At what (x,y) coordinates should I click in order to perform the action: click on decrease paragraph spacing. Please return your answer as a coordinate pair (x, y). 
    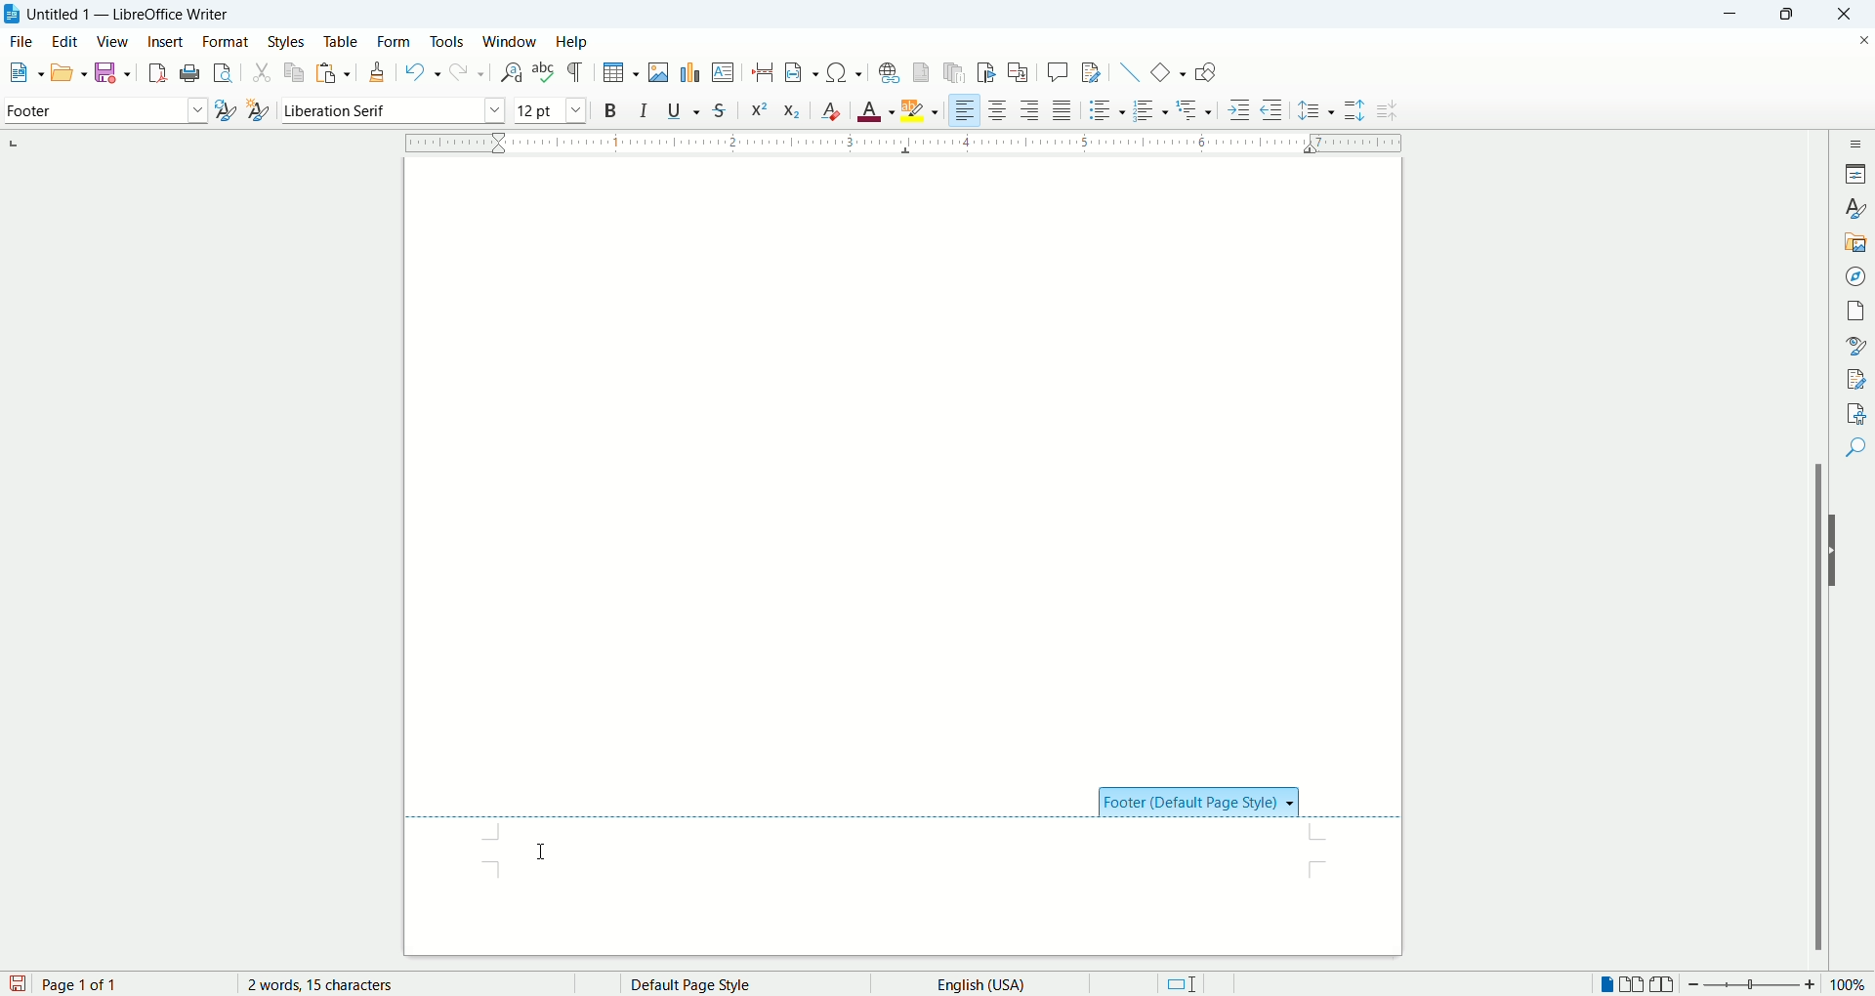
    Looking at the image, I should click on (1387, 111).